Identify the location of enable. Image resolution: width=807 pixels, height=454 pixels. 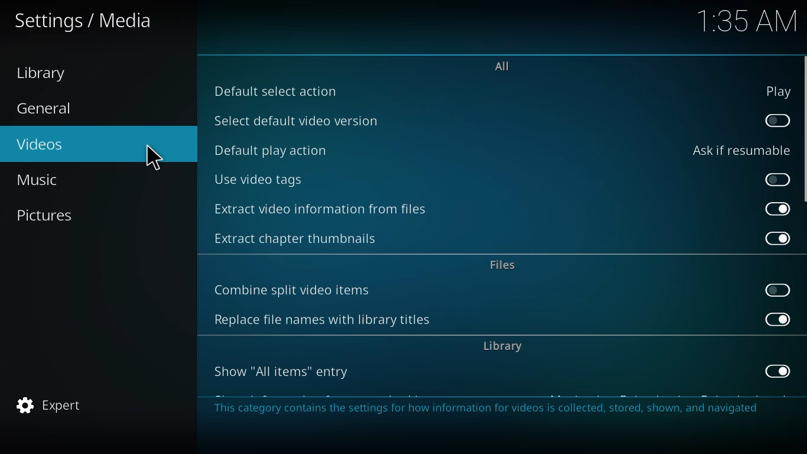
(779, 121).